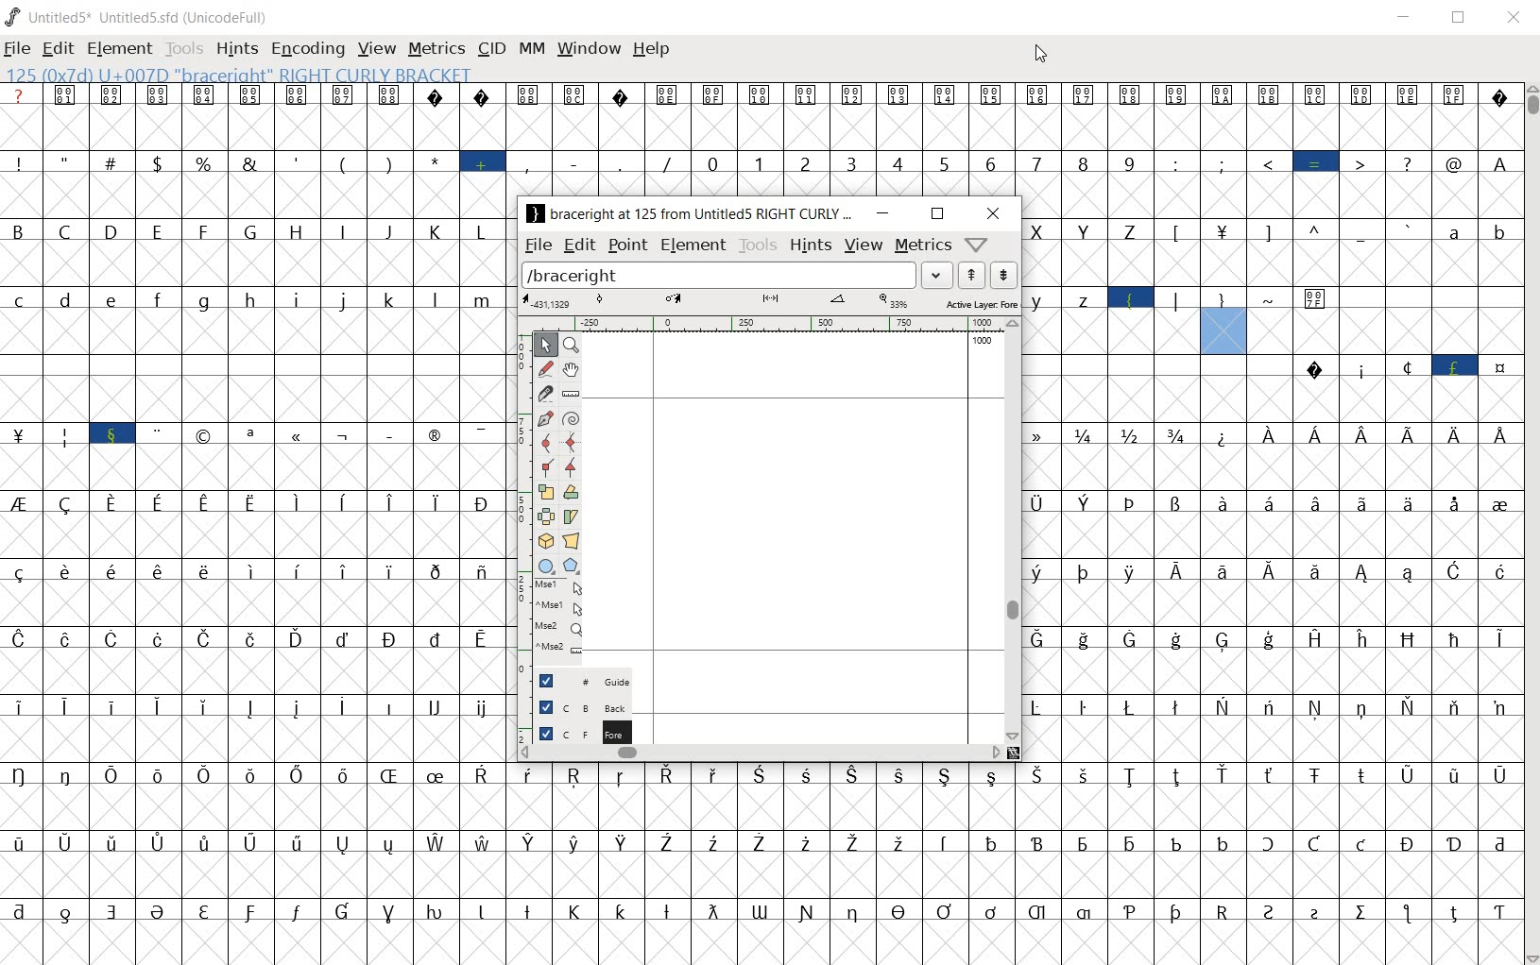 This screenshot has width=1540, height=965. Describe the element at coordinates (553, 619) in the screenshot. I see `mse1 mse1 mse2 mse2` at that location.